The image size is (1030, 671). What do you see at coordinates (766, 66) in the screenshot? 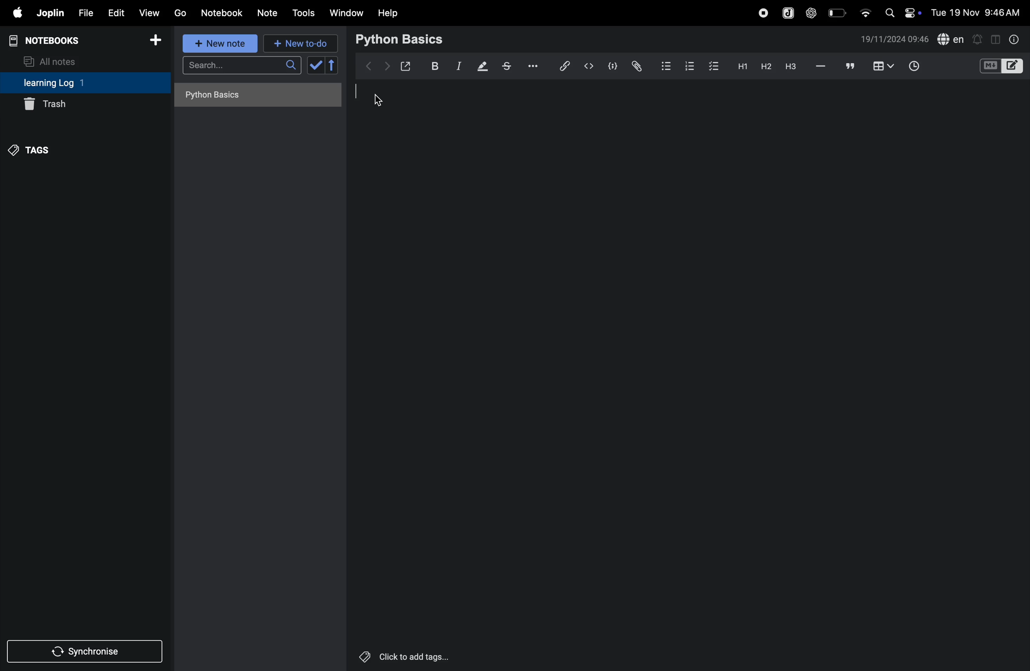
I see `heading 2` at bounding box center [766, 66].